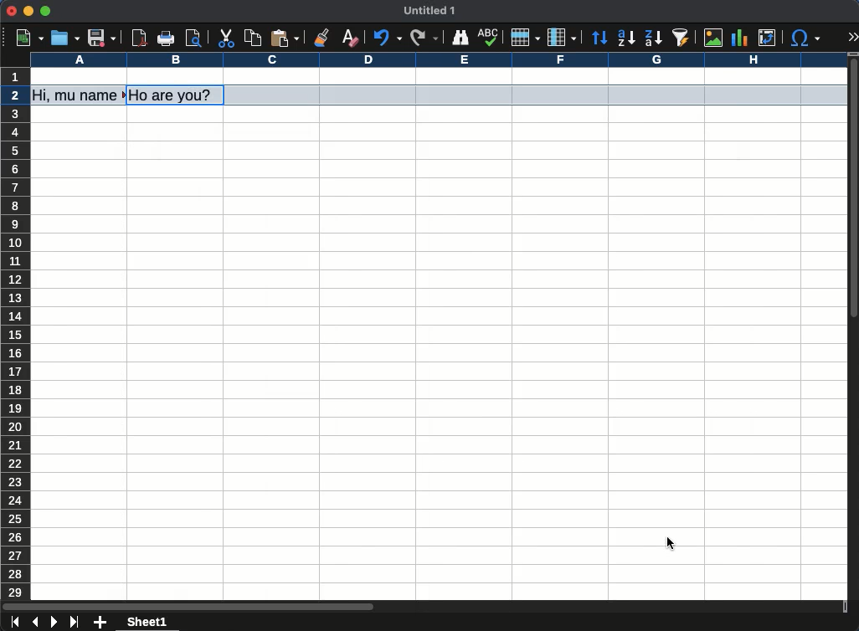 The height and width of the screenshot is (631, 859). What do you see at coordinates (626, 38) in the screenshot?
I see `ascending` at bounding box center [626, 38].